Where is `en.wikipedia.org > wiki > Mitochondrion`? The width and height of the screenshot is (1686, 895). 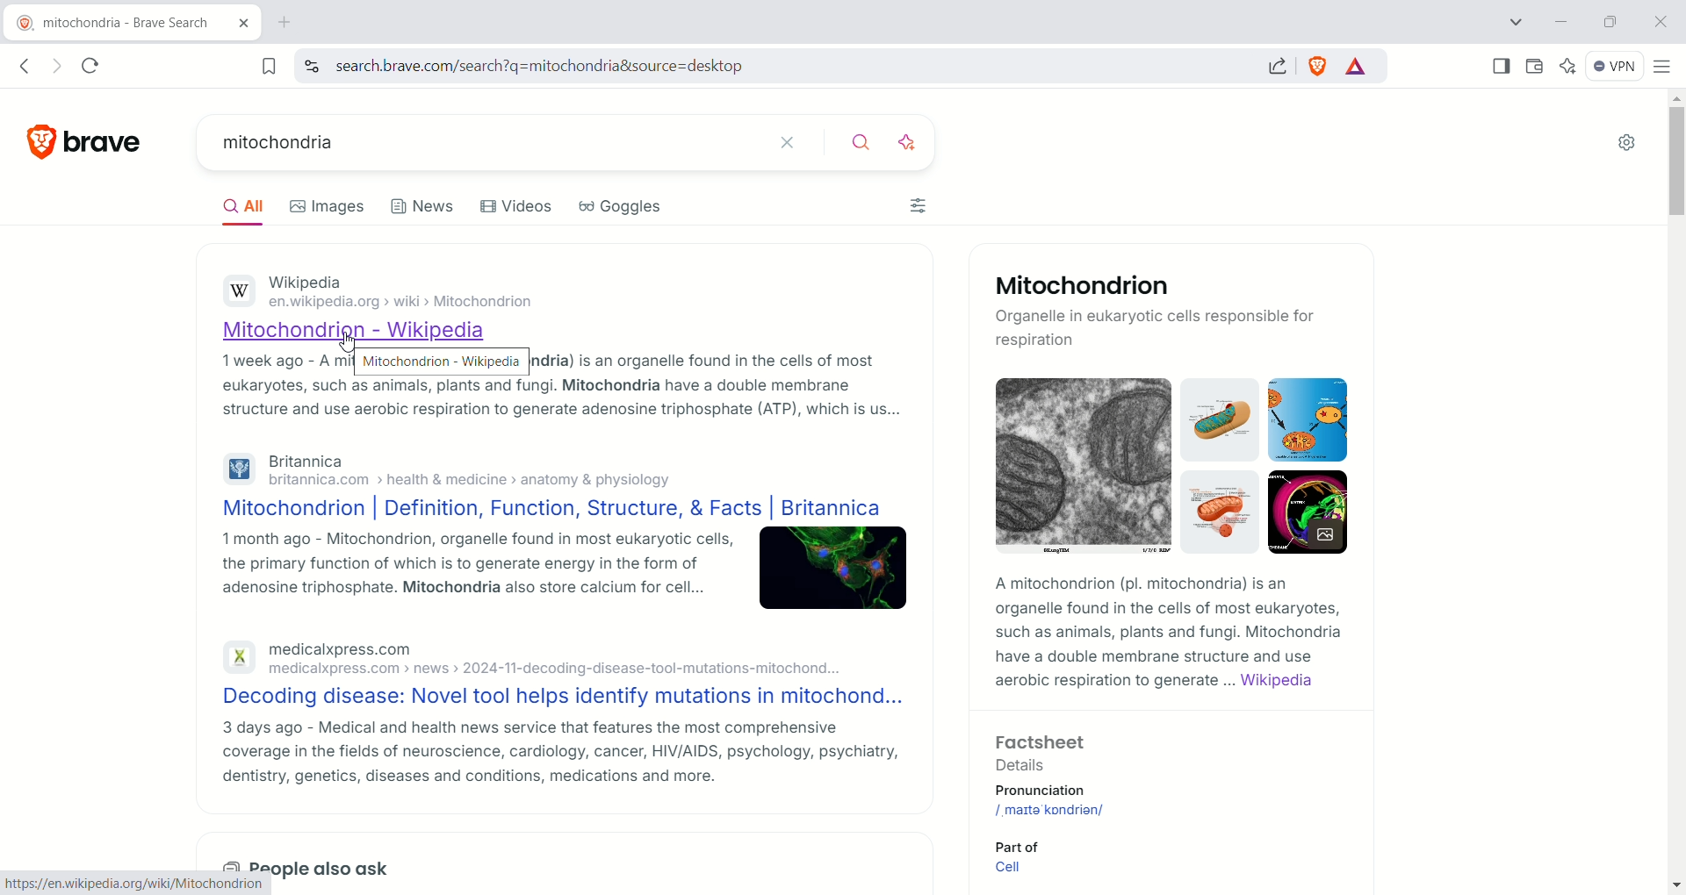
en.wikipedia.org > wiki > Mitochondrion is located at coordinates (408, 302).